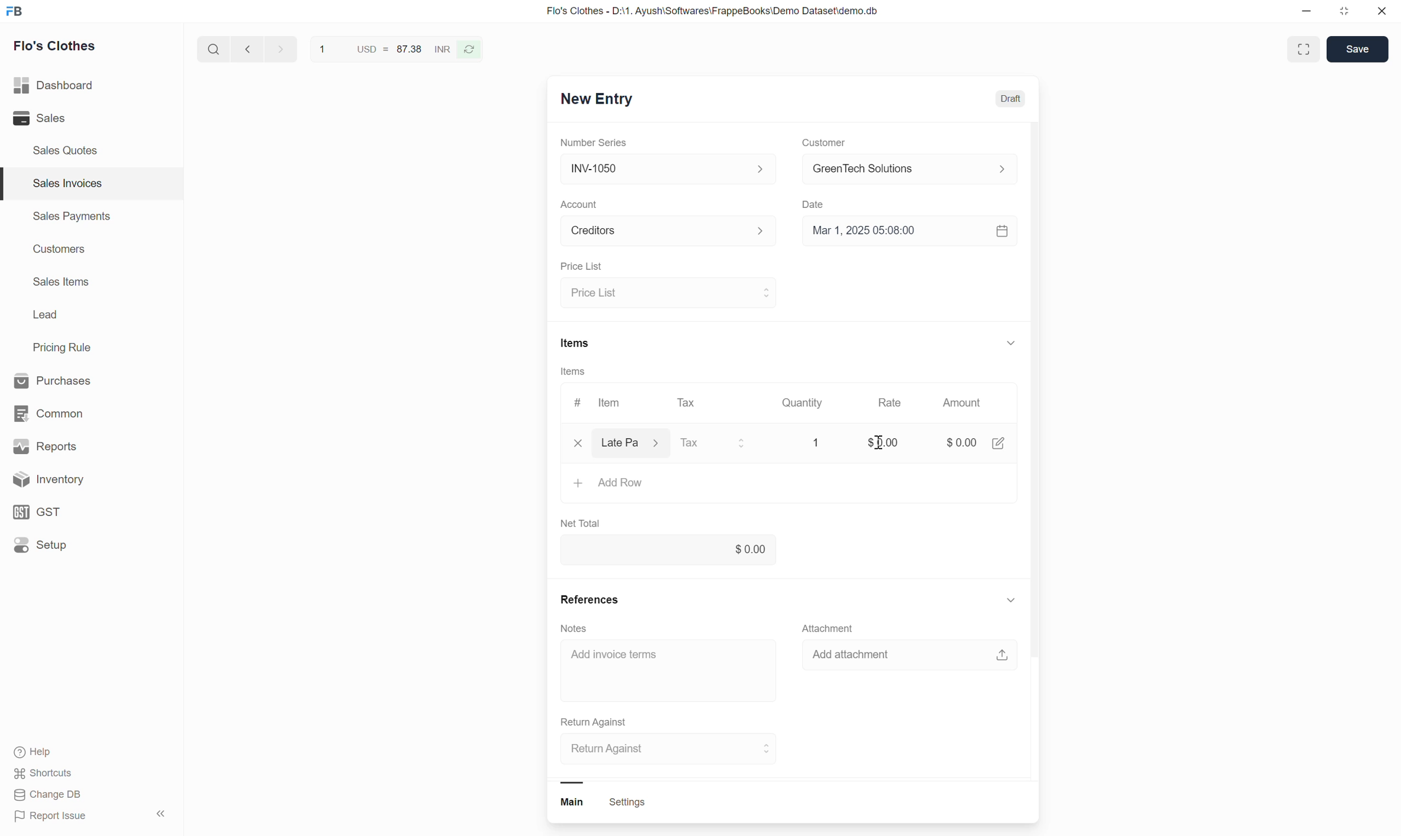 Image resolution: width=1401 pixels, height=836 pixels. What do you see at coordinates (622, 481) in the screenshot?
I see `Add row ` at bounding box center [622, 481].